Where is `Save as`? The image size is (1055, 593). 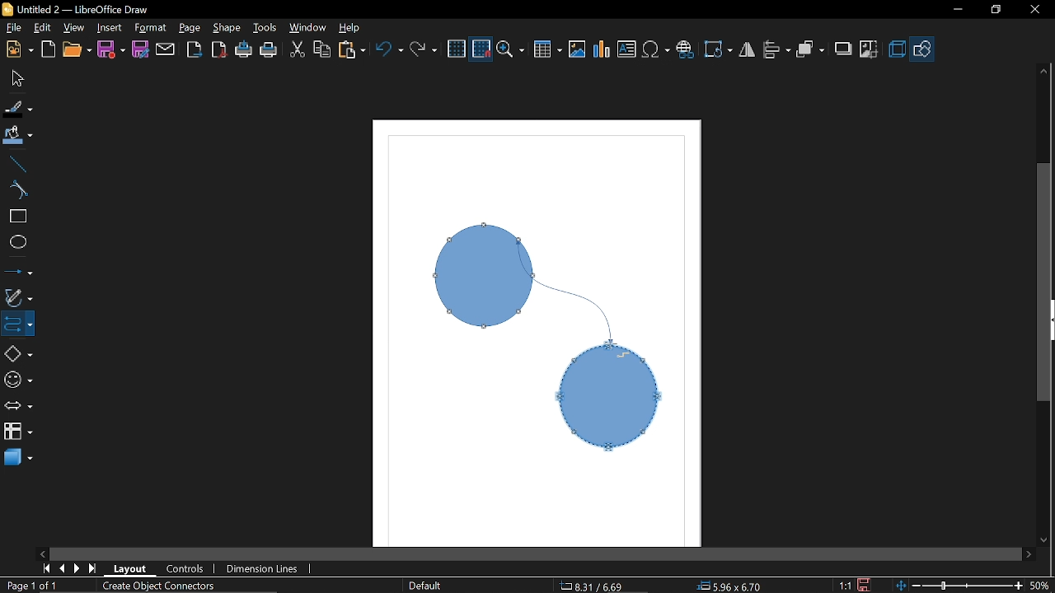 Save as is located at coordinates (140, 49).